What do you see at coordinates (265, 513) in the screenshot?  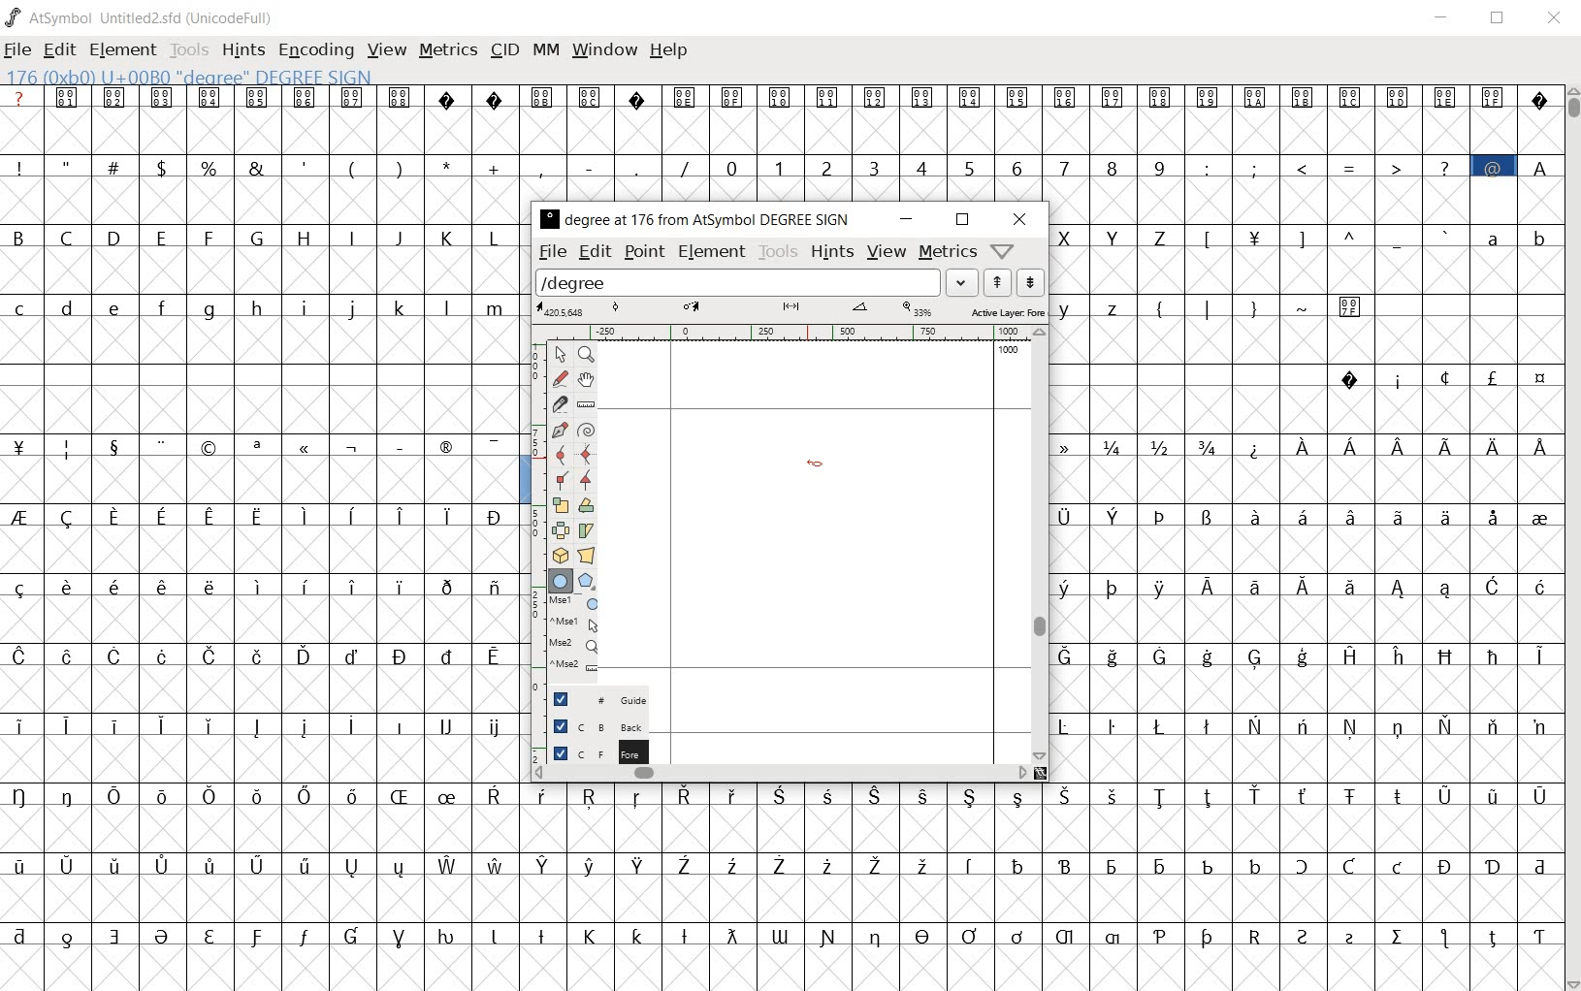 I see `special letters` at bounding box center [265, 513].